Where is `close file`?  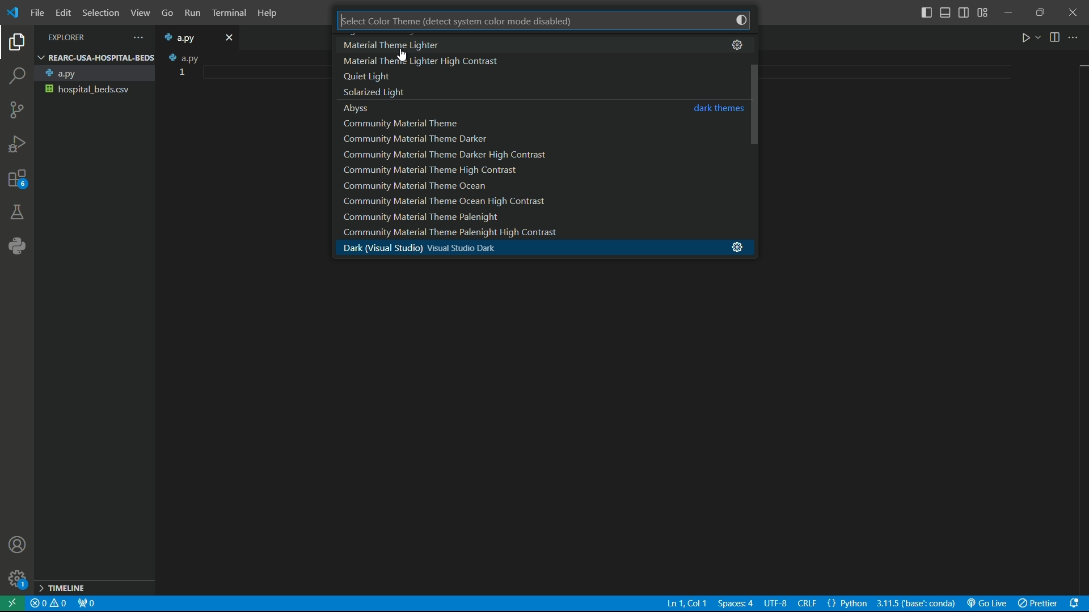 close file is located at coordinates (230, 37).